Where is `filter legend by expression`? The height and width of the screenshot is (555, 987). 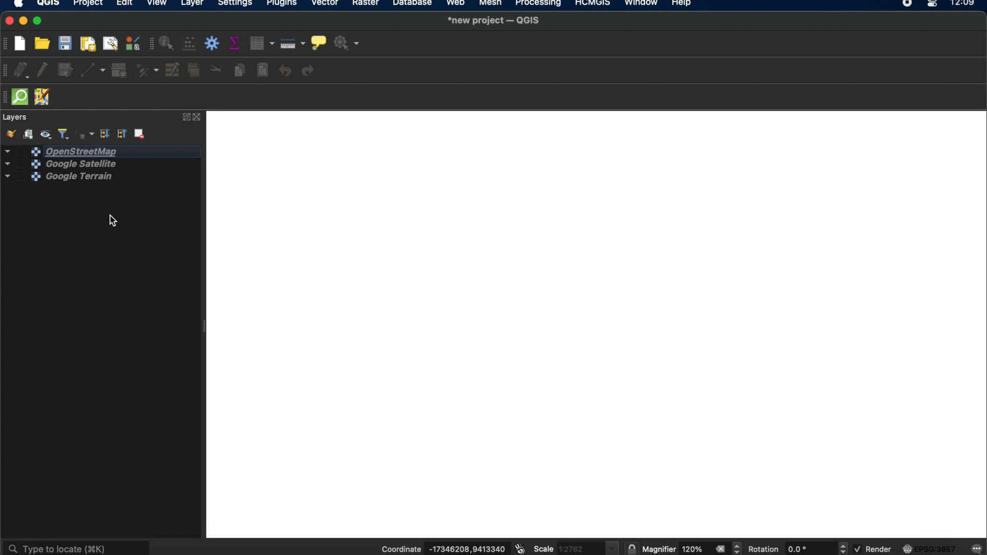
filter legend by expression is located at coordinates (84, 133).